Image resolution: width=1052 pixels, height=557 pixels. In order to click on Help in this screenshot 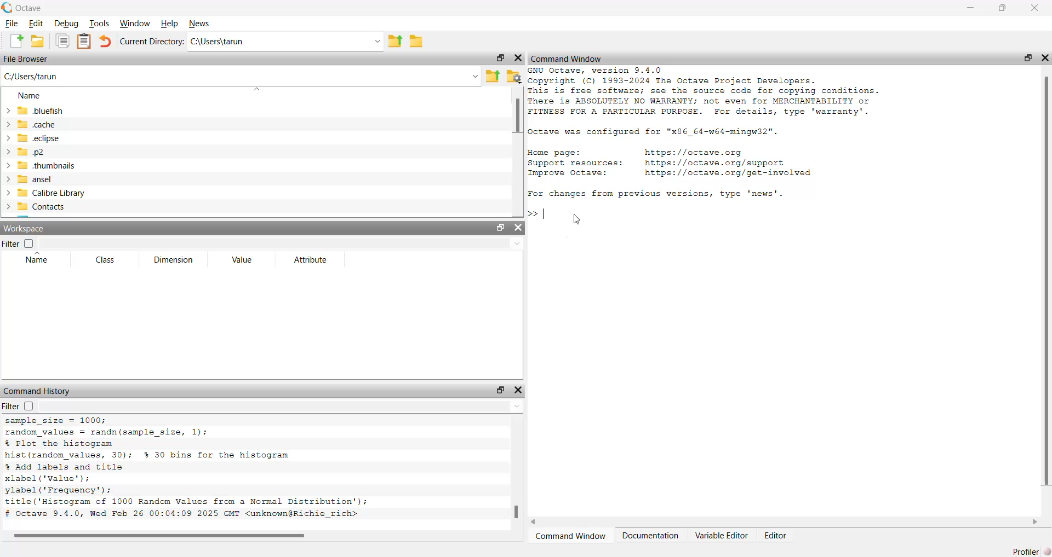, I will do `click(171, 24)`.